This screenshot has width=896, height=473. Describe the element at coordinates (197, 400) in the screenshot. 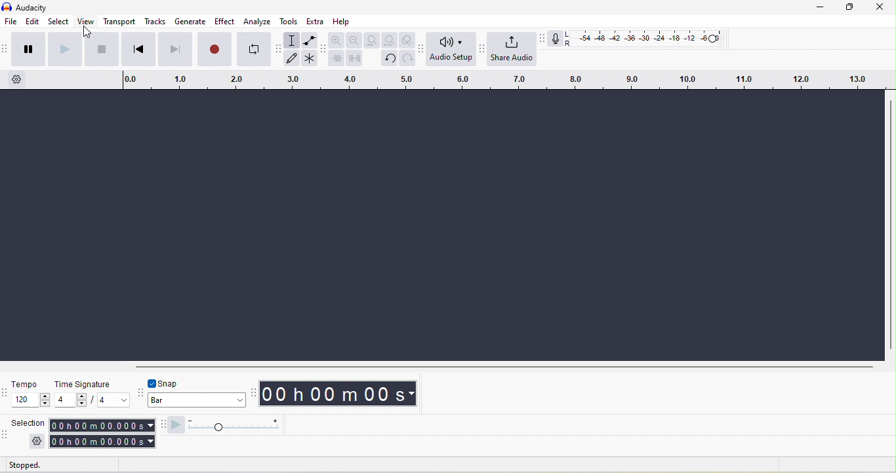

I see `select snapping` at that location.